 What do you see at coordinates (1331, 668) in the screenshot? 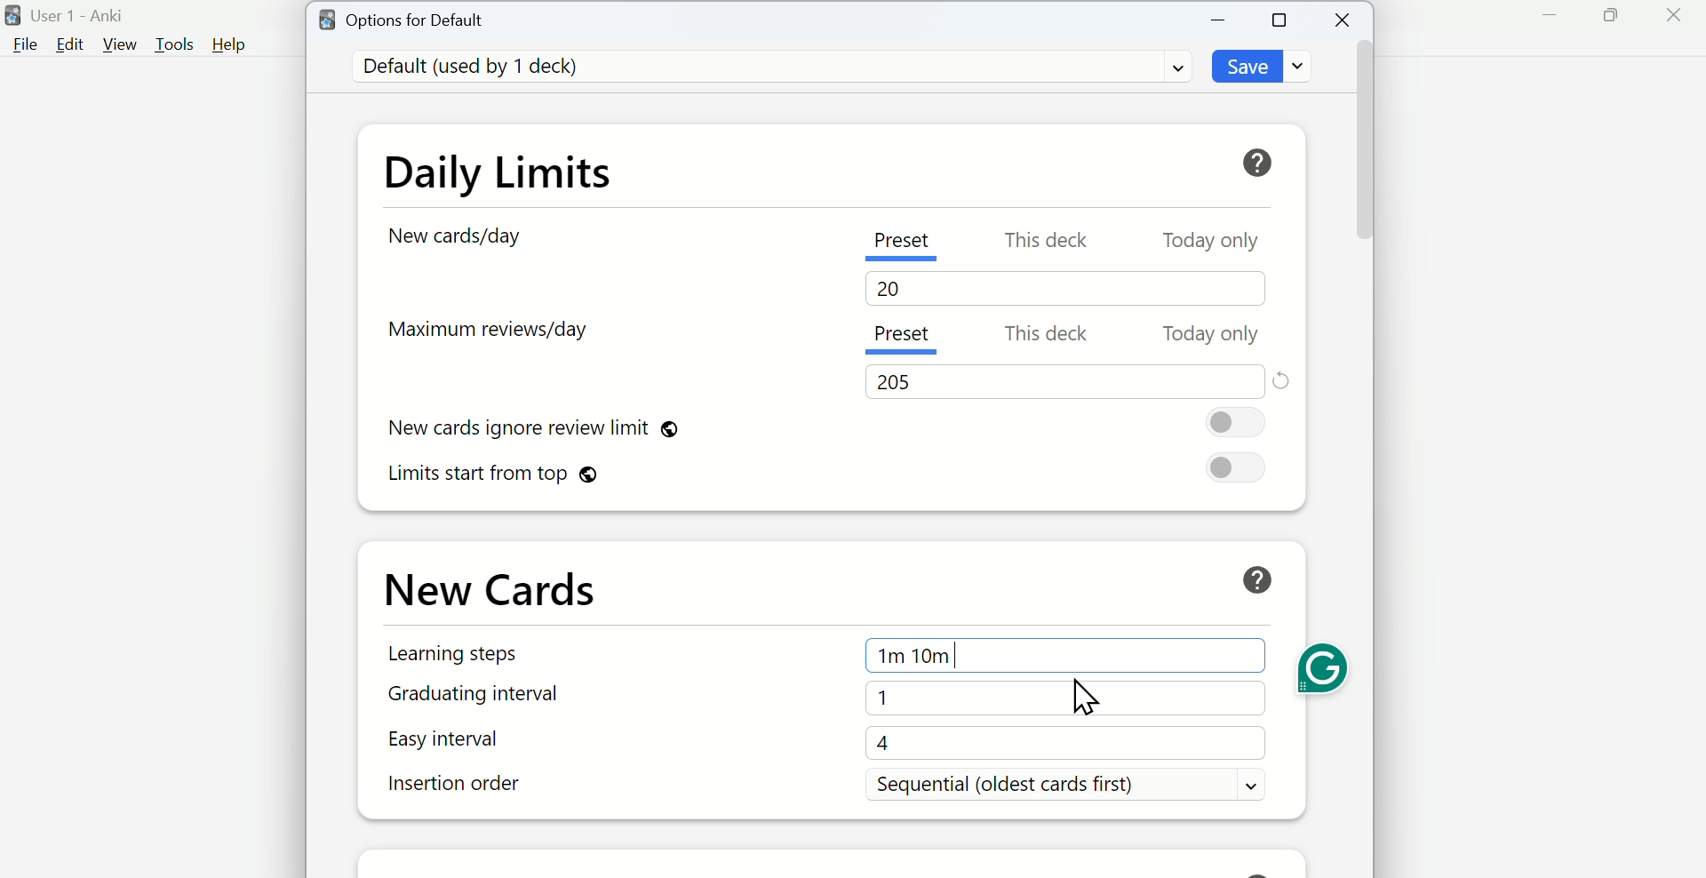
I see `Grammarly` at bounding box center [1331, 668].